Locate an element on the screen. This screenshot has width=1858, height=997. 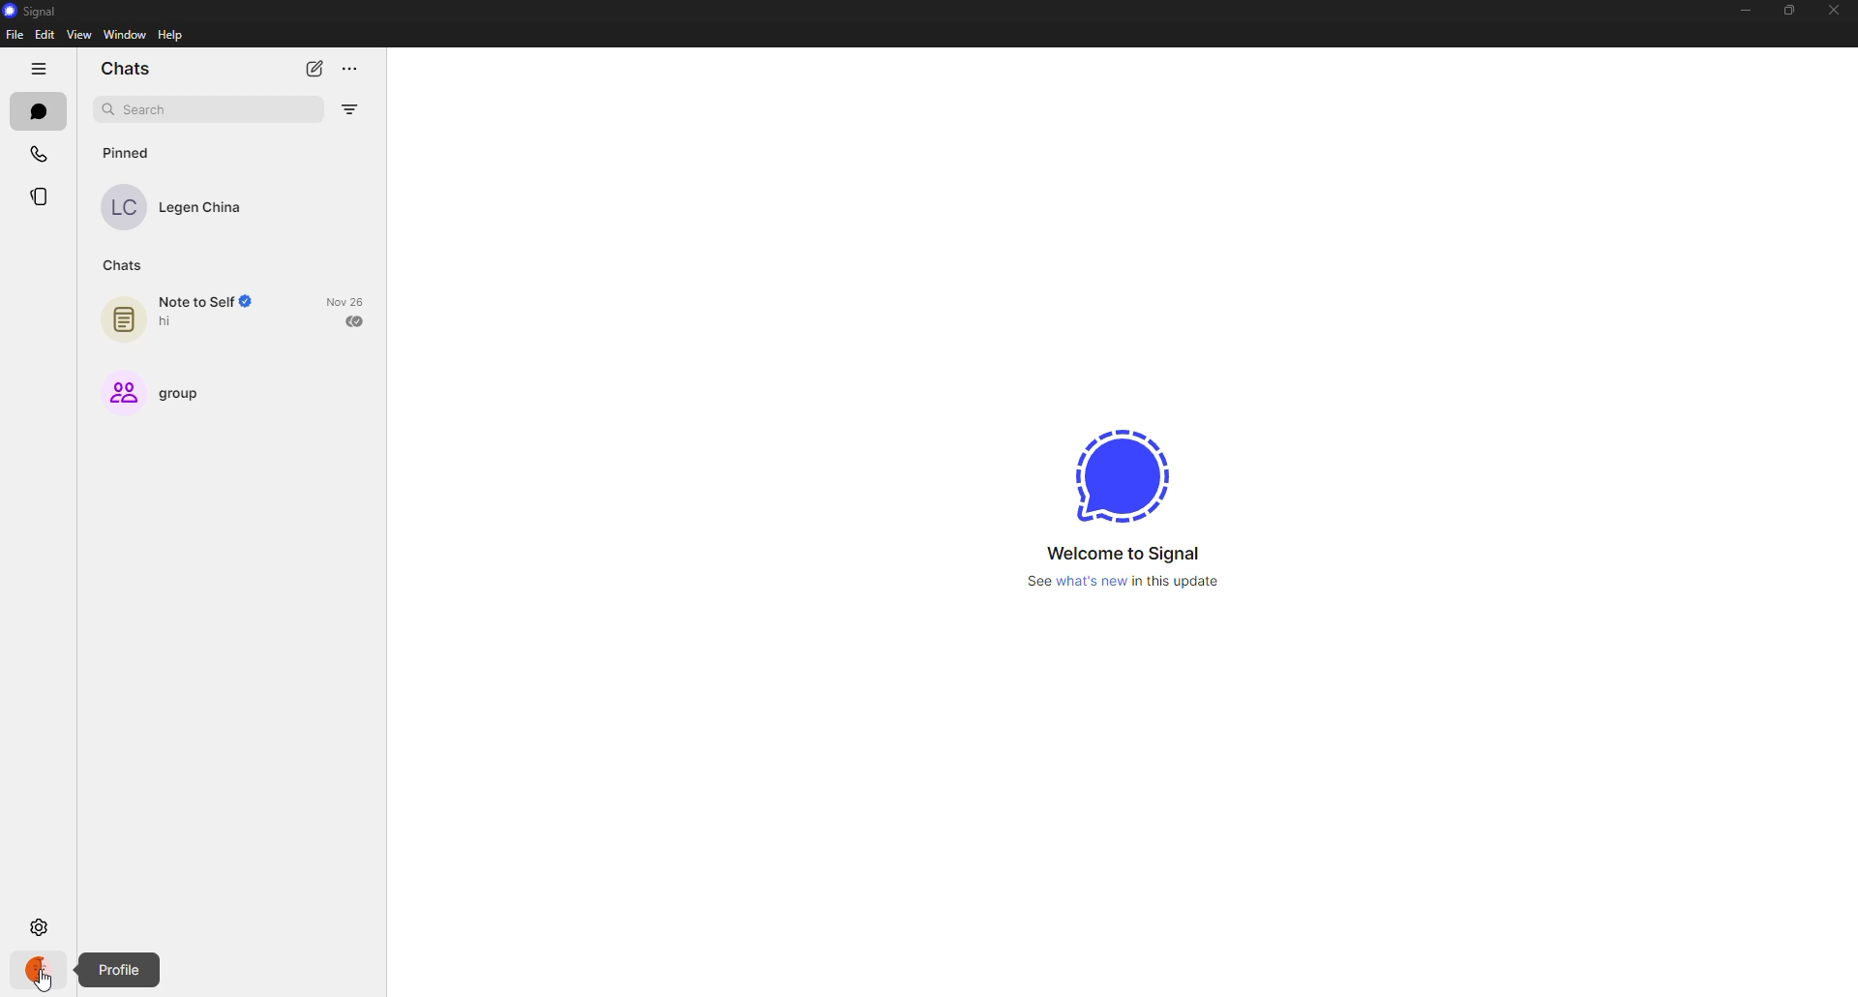
stories is located at coordinates (41, 196).